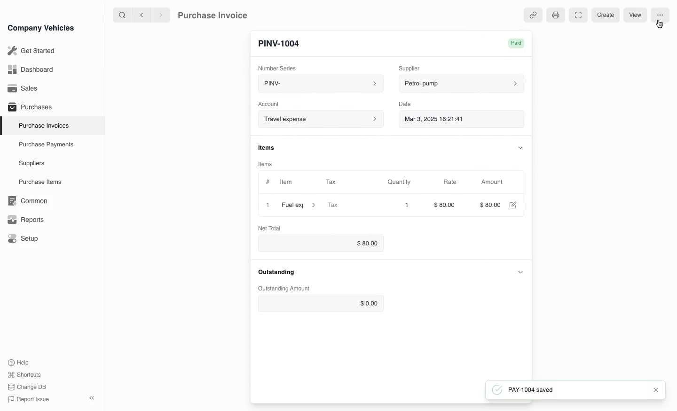 The height and width of the screenshot is (411, 677). What do you see at coordinates (161, 15) in the screenshot?
I see `next` at bounding box center [161, 15].